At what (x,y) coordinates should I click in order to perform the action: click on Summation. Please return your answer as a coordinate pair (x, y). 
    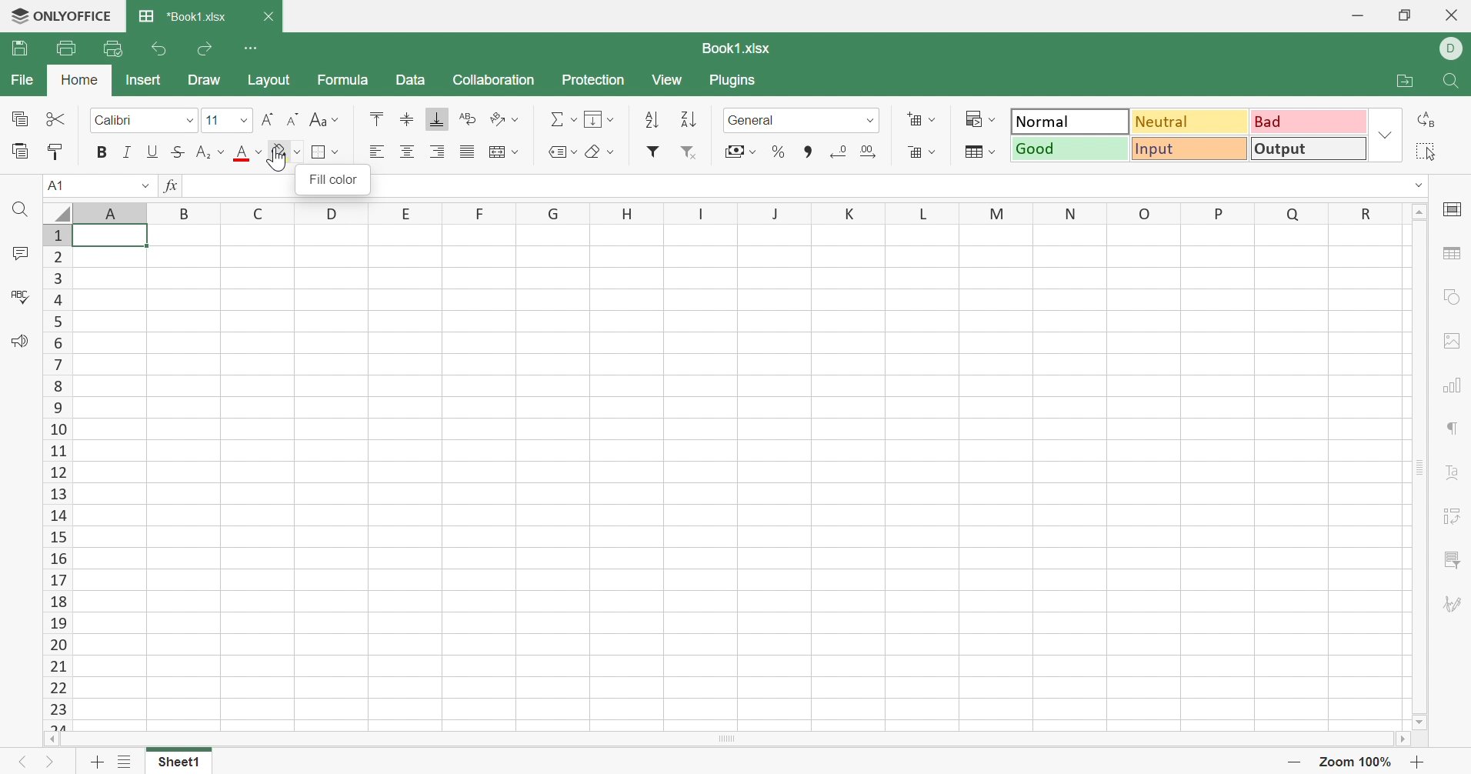
    Looking at the image, I should click on (561, 120).